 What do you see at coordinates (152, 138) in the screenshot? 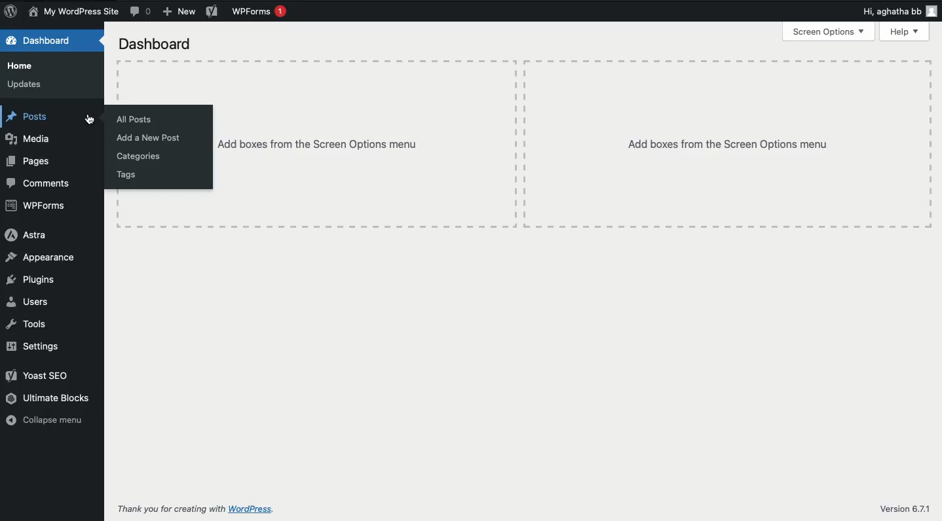
I see `Add a new post` at bounding box center [152, 138].